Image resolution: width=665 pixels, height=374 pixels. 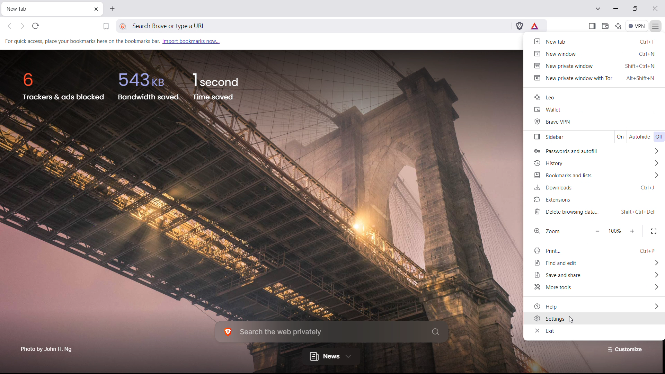 What do you see at coordinates (46, 9) in the screenshot?
I see `tabtitle` at bounding box center [46, 9].